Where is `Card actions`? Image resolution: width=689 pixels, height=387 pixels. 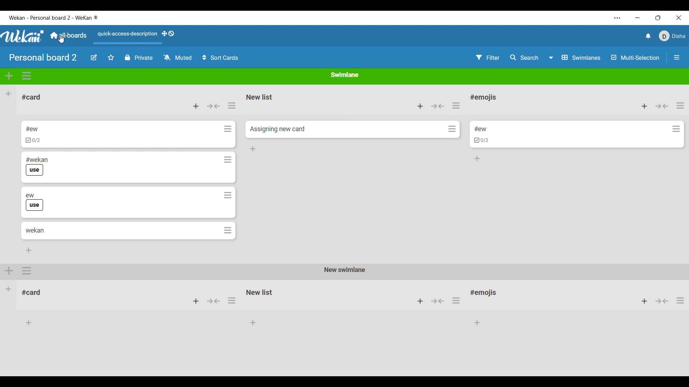
Card actions is located at coordinates (676, 129).